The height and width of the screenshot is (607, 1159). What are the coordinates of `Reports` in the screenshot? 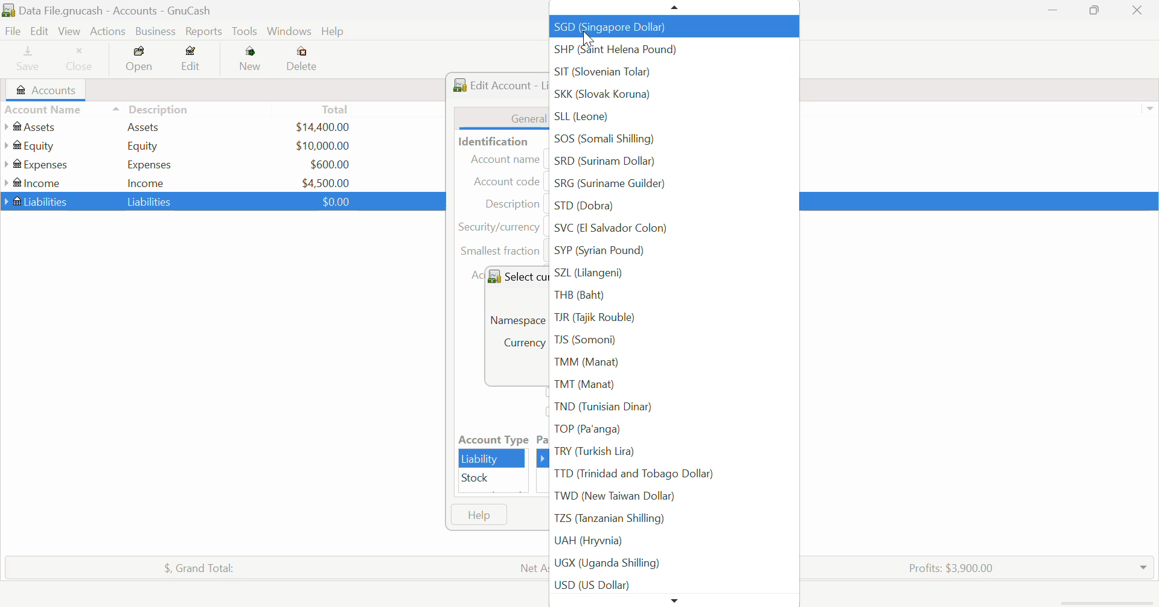 It's located at (206, 31).